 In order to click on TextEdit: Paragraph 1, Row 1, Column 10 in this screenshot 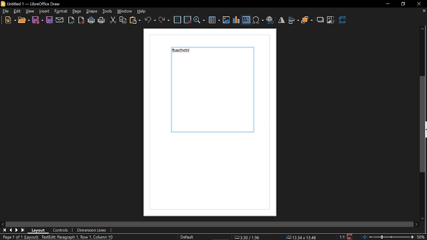, I will do `click(77, 237)`.